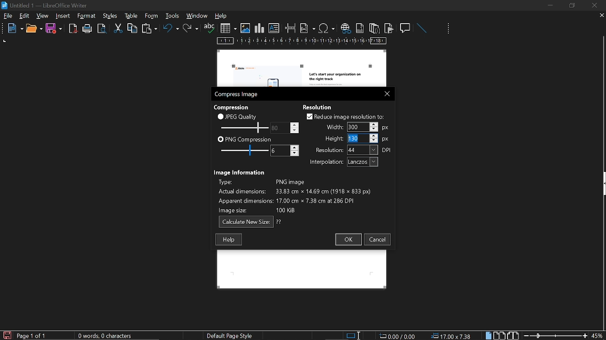 Image resolution: width=606 pixels, height=340 pixels. Describe the element at coordinates (356, 127) in the screenshot. I see `width change` at that location.